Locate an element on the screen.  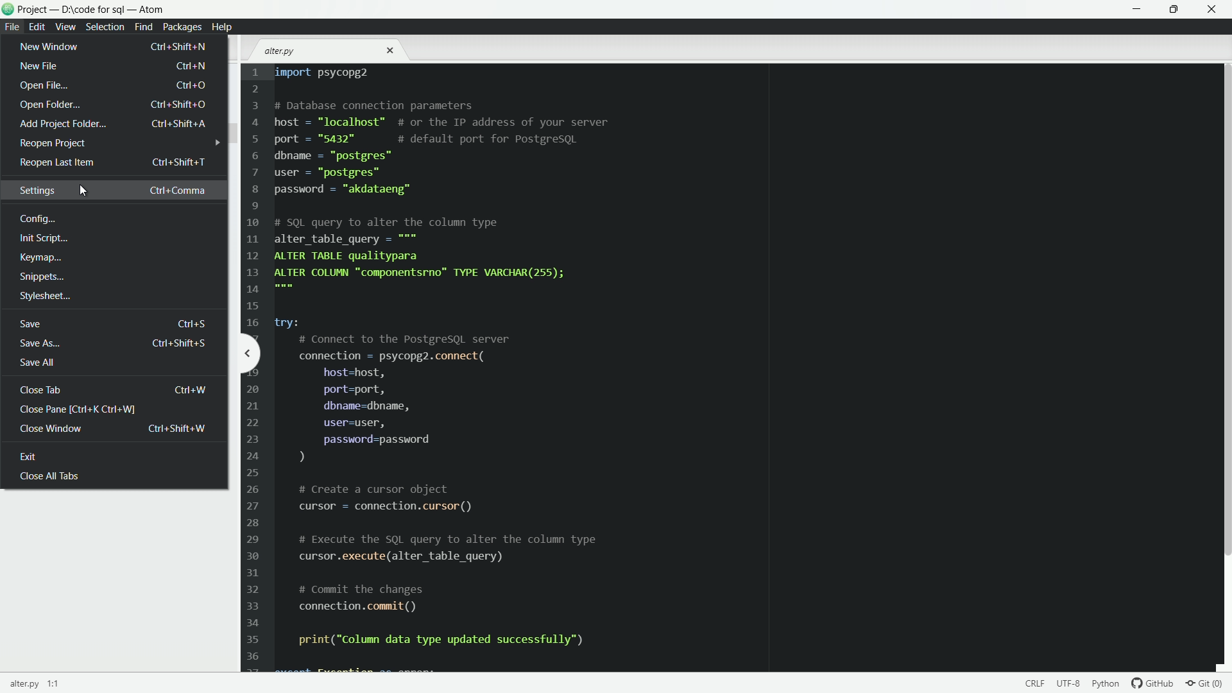
close window is located at coordinates (114, 429).